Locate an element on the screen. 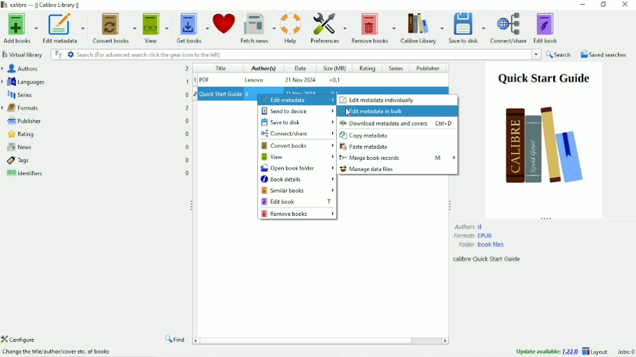 This screenshot has width=636, height=357. Resize is located at coordinates (547, 219).